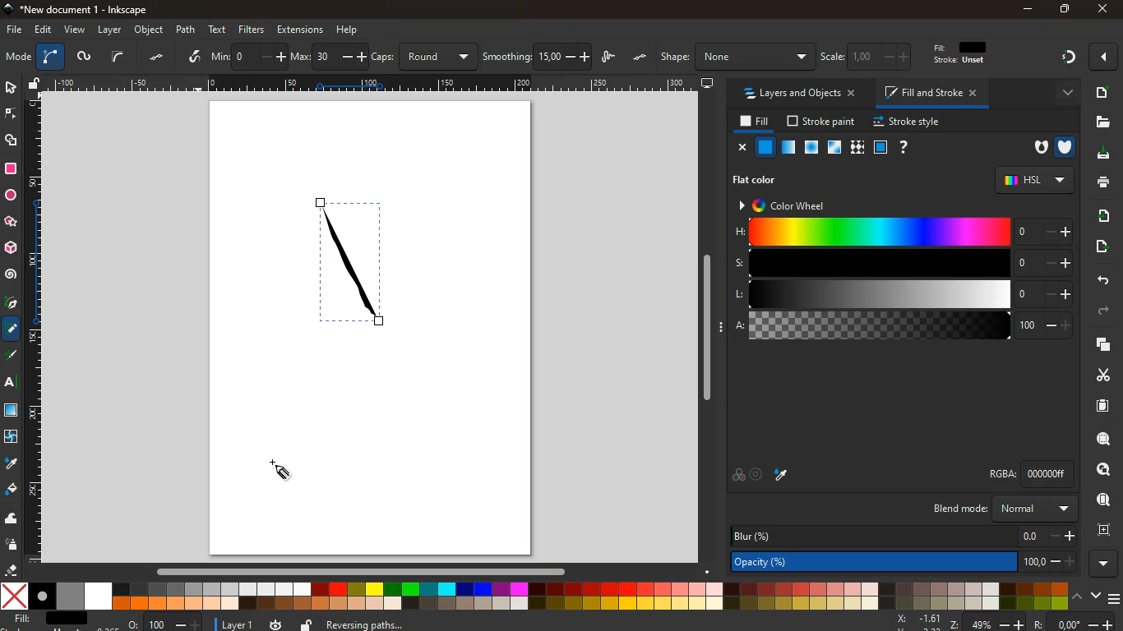 The image size is (1123, 631). Describe the element at coordinates (353, 571) in the screenshot. I see `Horizontal scroll bar` at that location.